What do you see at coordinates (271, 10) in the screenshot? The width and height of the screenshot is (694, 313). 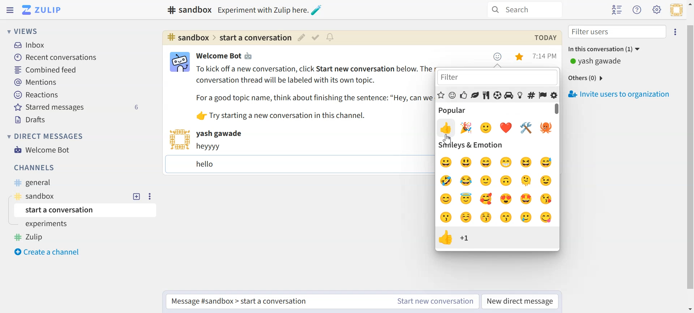 I see `` at bounding box center [271, 10].